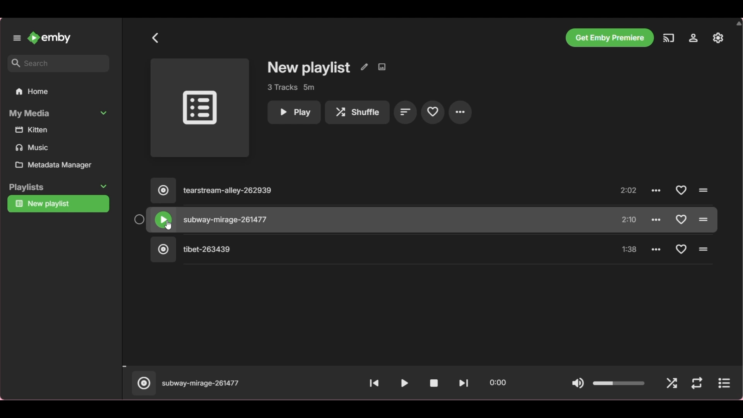 This screenshot has height=418, width=743. I want to click on Show current song only, so click(724, 383).